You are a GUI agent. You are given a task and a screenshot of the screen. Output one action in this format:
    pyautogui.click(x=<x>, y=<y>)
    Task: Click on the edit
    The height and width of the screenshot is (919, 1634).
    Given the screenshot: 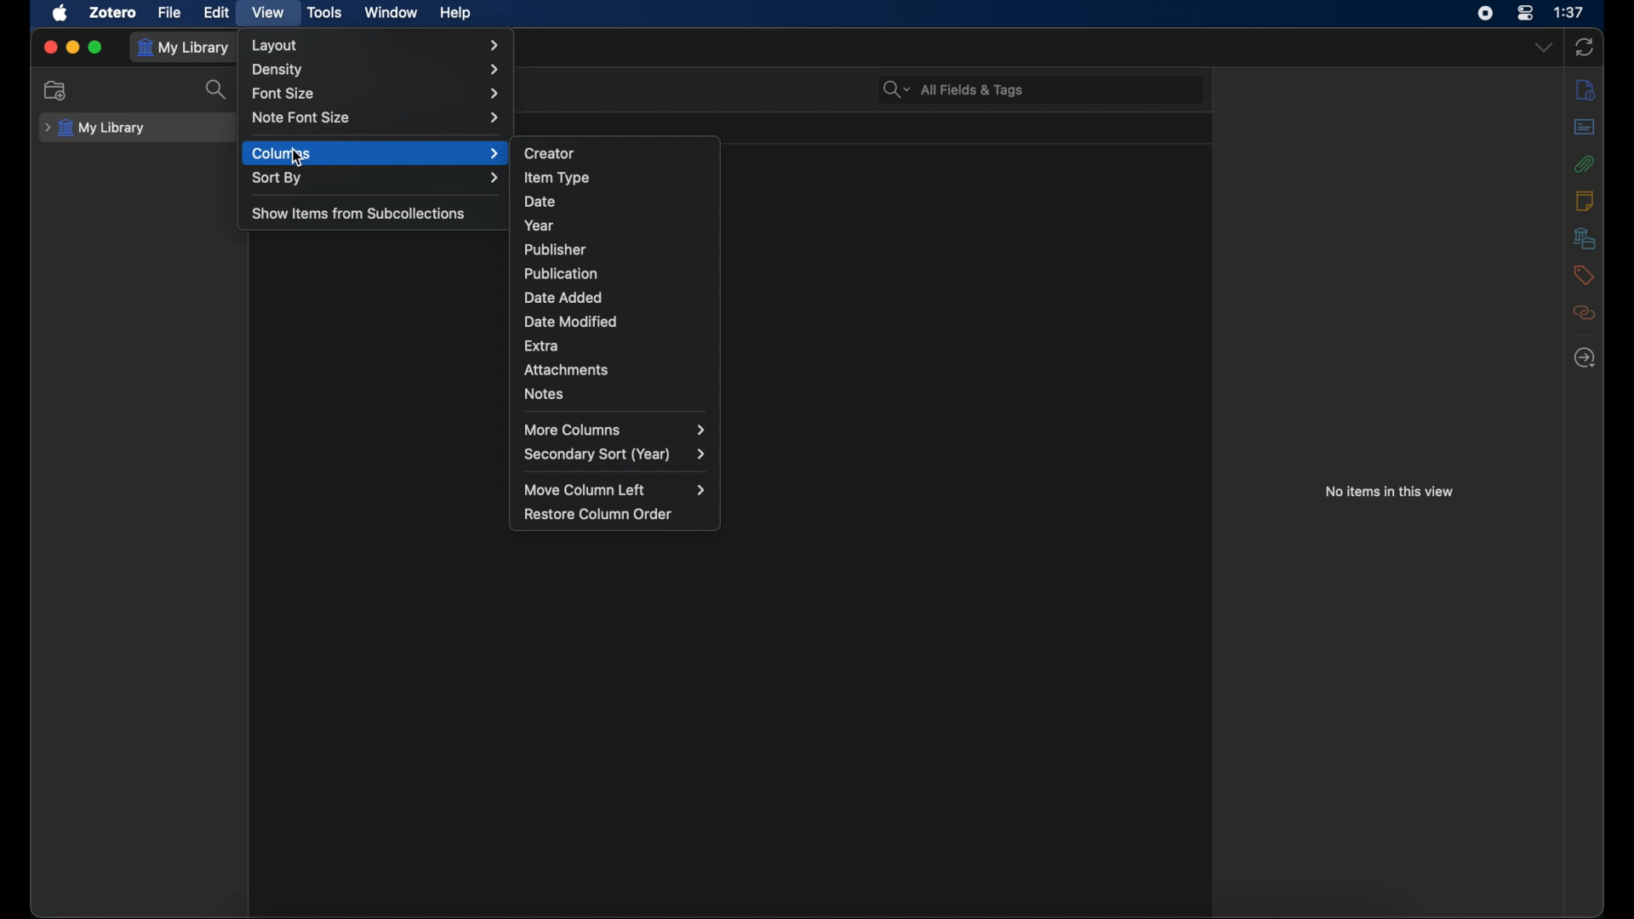 What is the action you would take?
    pyautogui.click(x=218, y=13)
    